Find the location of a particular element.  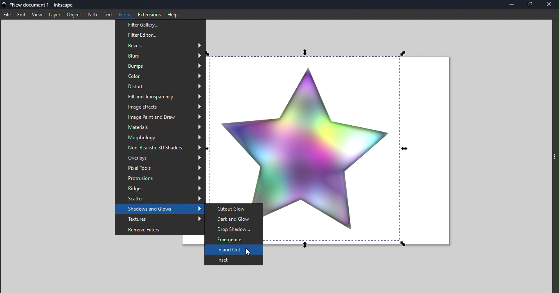

Blurs is located at coordinates (160, 56).